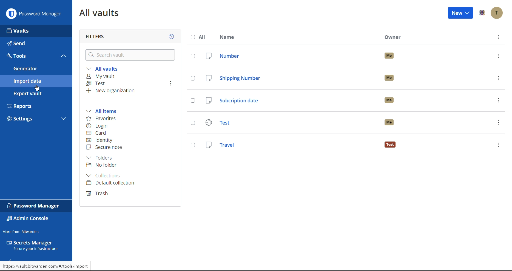 The image size is (512, 271). What do you see at coordinates (498, 145) in the screenshot?
I see `options` at bounding box center [498, 145].